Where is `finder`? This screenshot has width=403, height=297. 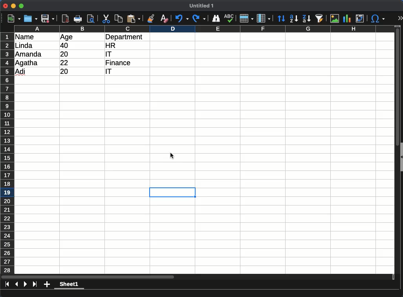
finder is located at coordinates (217, 18).